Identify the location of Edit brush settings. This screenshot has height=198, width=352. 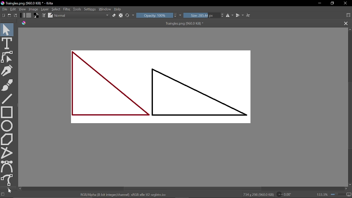
(44, 15).